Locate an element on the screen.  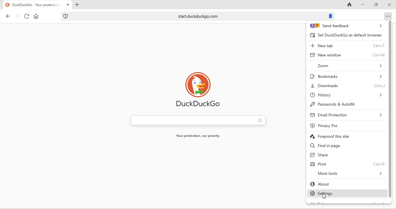
home is located at coordinates (37, 16).